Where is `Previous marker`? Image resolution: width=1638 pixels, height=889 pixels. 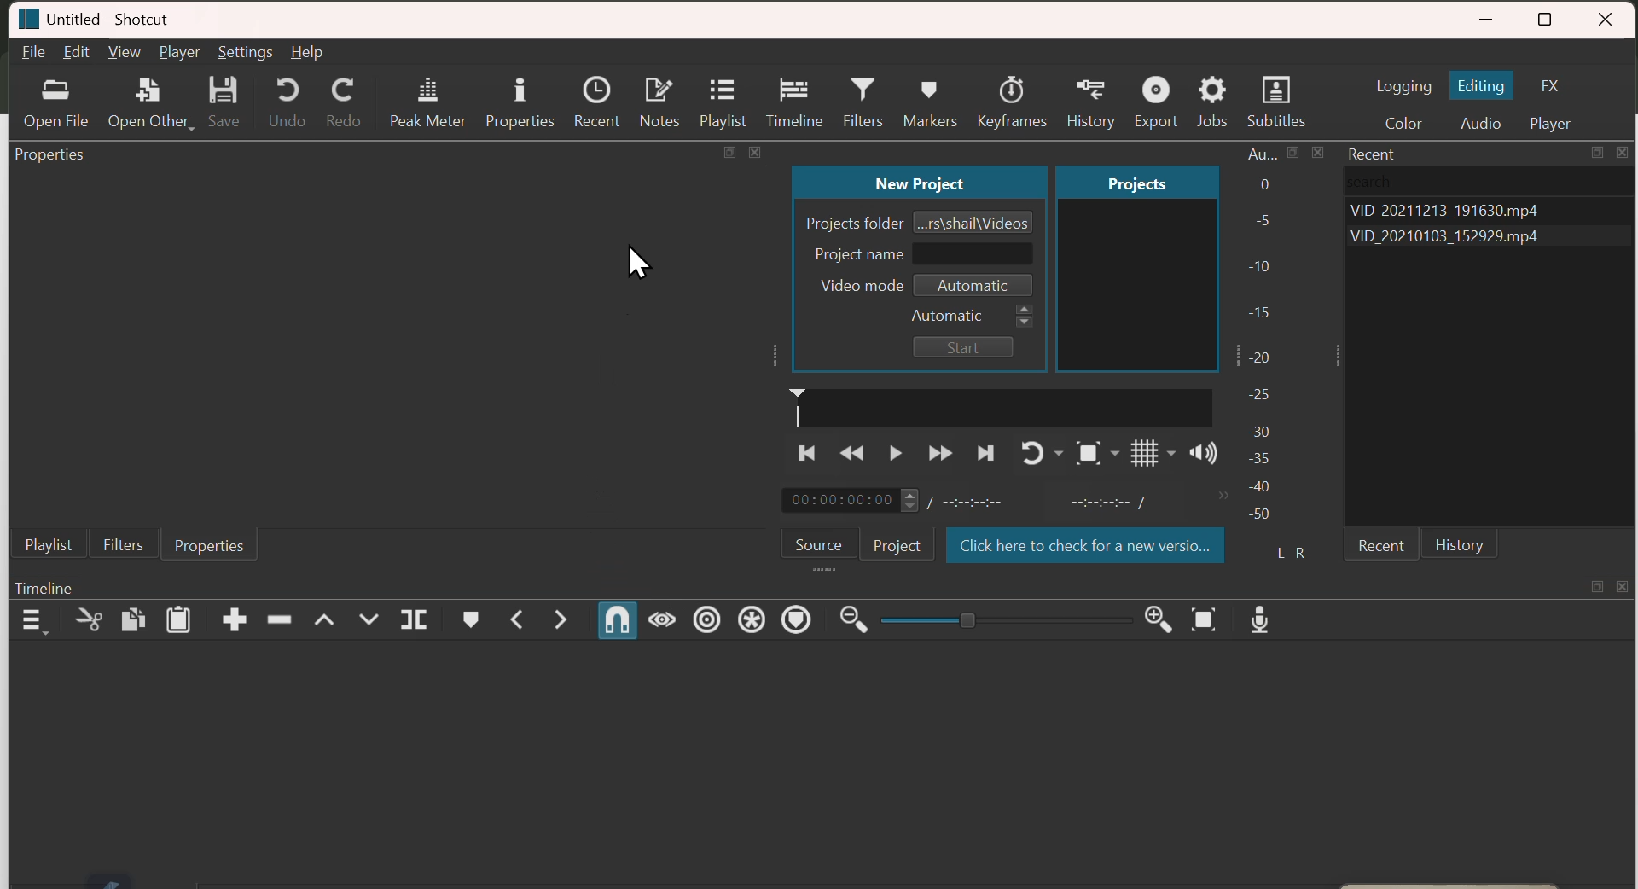 Previous marker is located at coordinates (519, 619).